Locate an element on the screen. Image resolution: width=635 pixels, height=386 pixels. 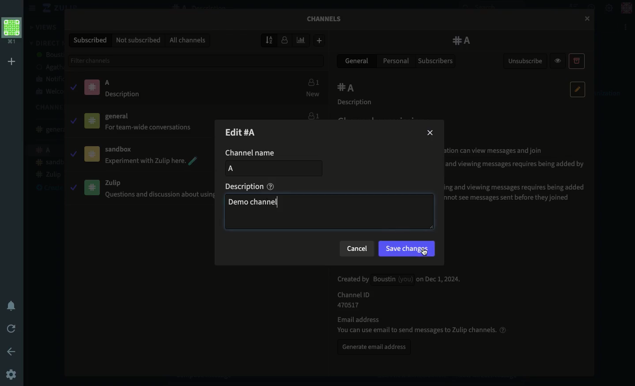
Add is located at coordinates (319, 41).